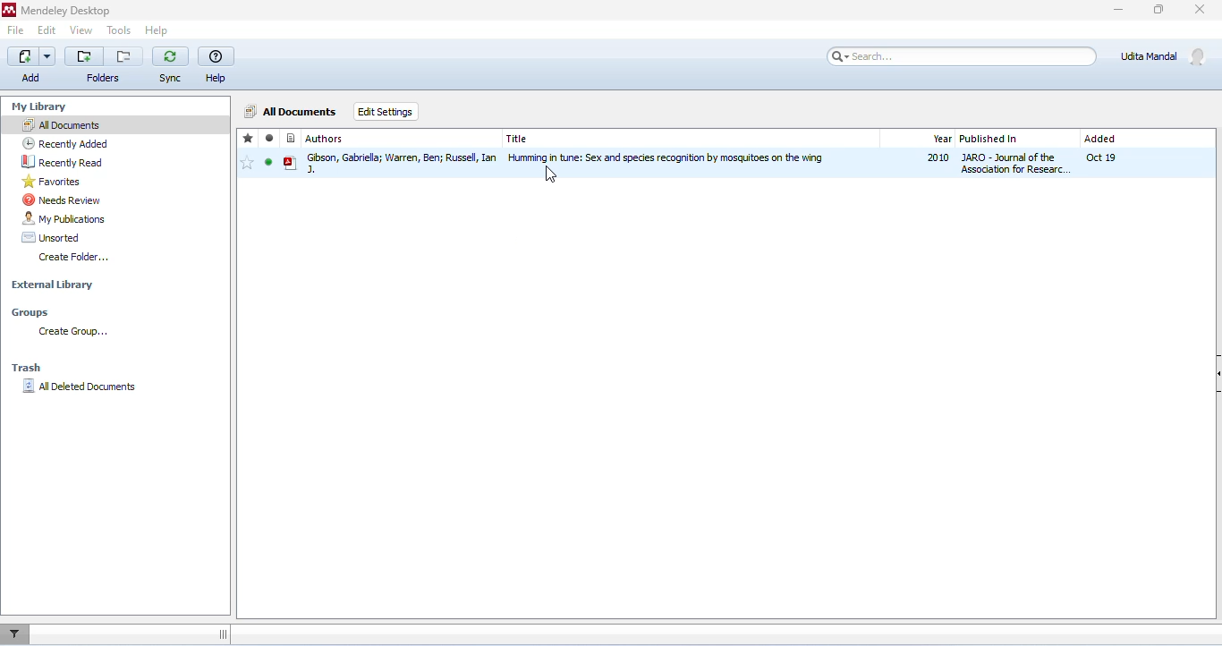 This screenshot has height=646, width=1222. Describe the element at coordinates (290, 111) in the screenshot. I see `all documents` at that location.